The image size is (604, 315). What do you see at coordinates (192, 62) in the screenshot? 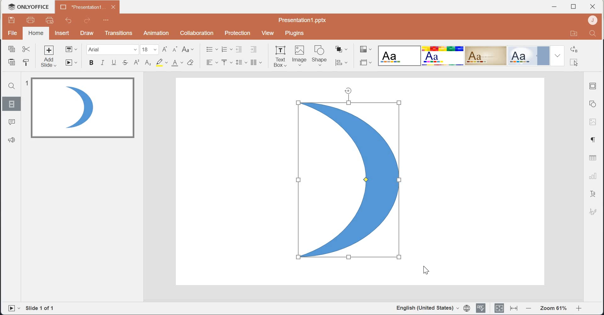
I see `Clear style` at bounding box center [192, 62].